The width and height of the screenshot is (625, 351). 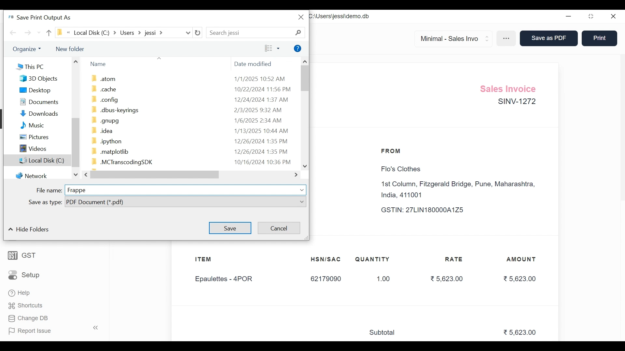 I want to click on Report Issue, so click(x=51, y=331).